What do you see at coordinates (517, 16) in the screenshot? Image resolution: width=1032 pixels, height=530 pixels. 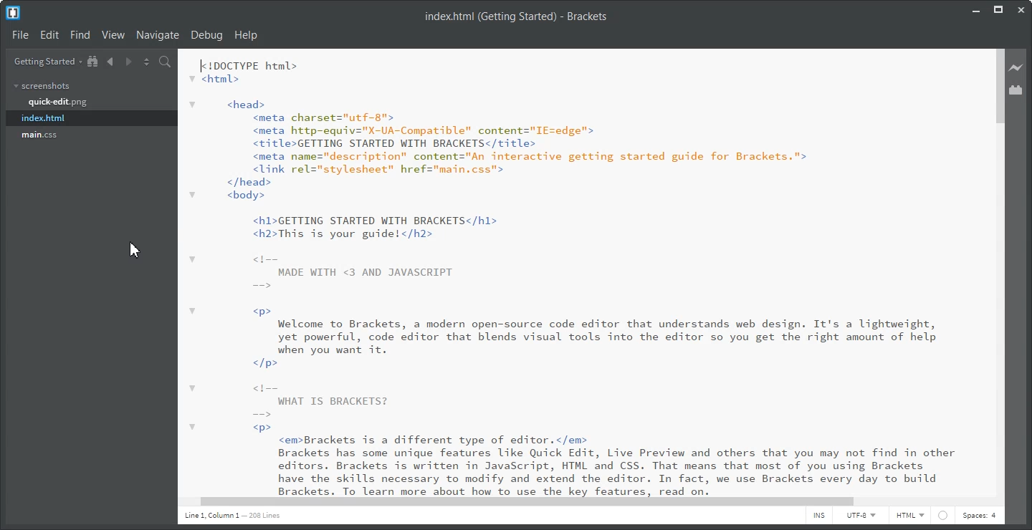 I see `Text 2` at bounding box center [517, 16].